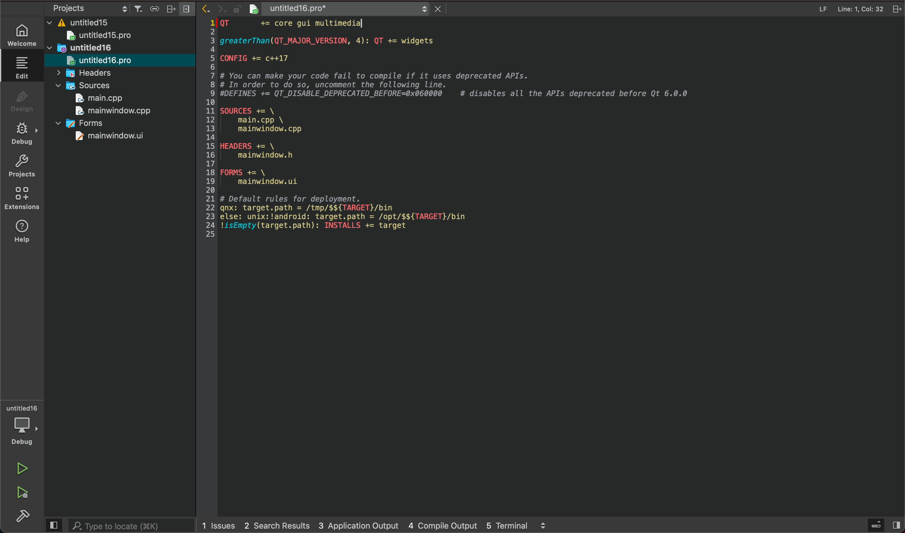 This screenshot has width=905, height=533. What do you see at coordinates (24, 426) in the screenshot?
I see `debugger` at bounding box center [24, 426].